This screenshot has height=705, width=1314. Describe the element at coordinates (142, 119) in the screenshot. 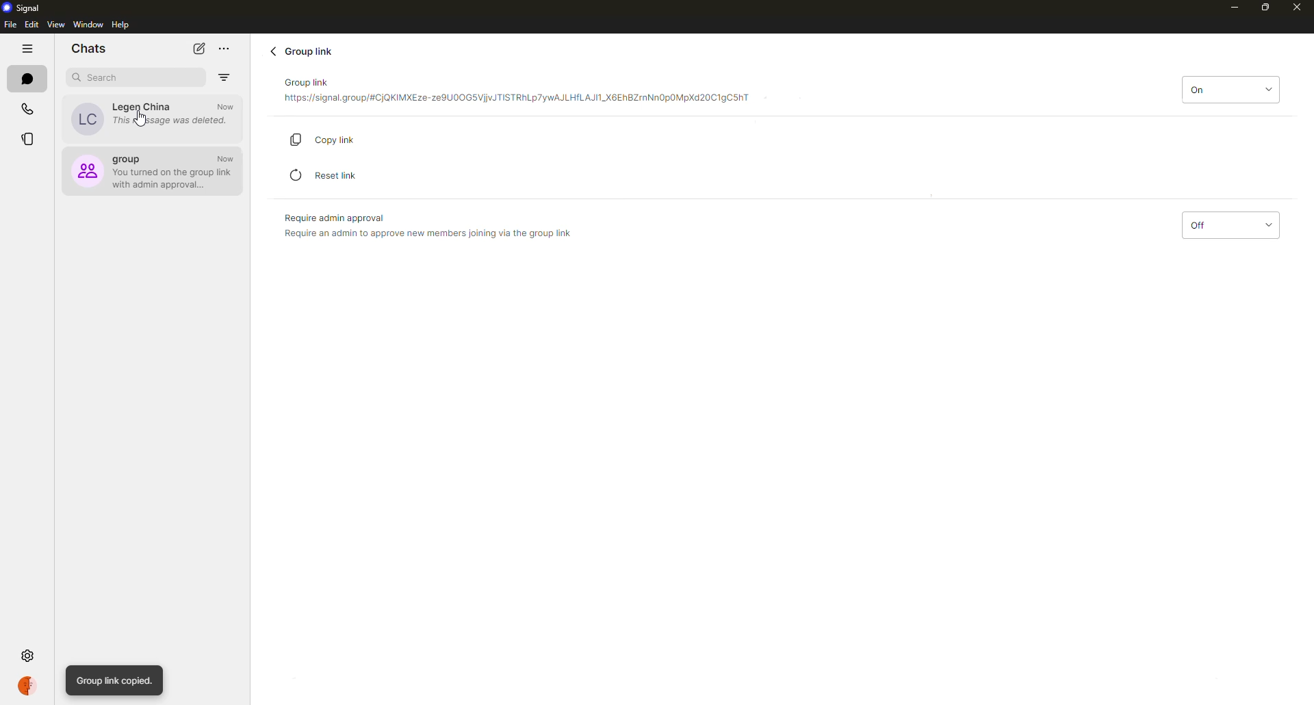

I see `cursor` at that location.